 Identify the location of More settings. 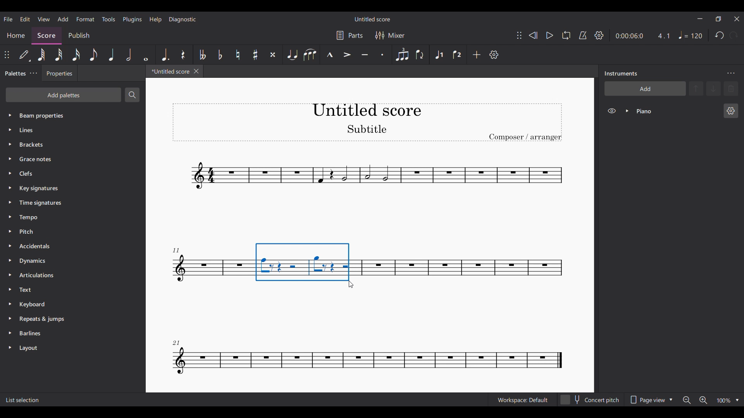
(33, 74).